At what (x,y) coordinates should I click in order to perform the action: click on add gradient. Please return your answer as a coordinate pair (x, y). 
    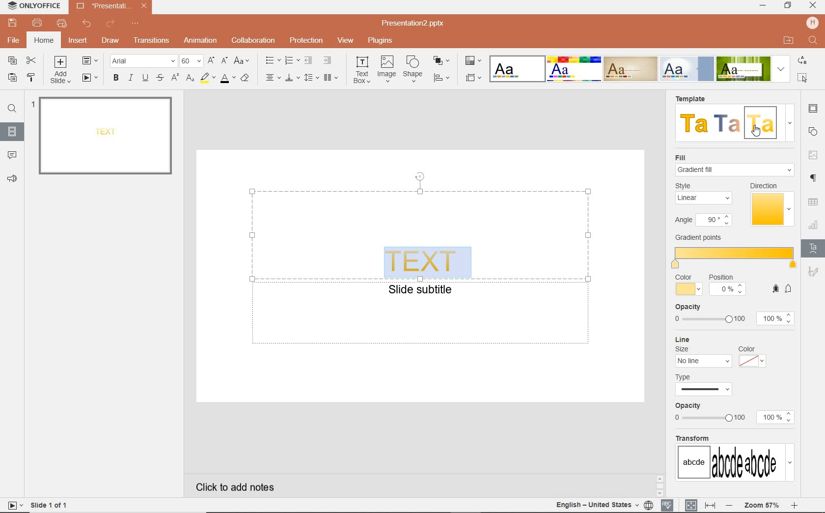
    Looking at the image, I should click on (774, 287).